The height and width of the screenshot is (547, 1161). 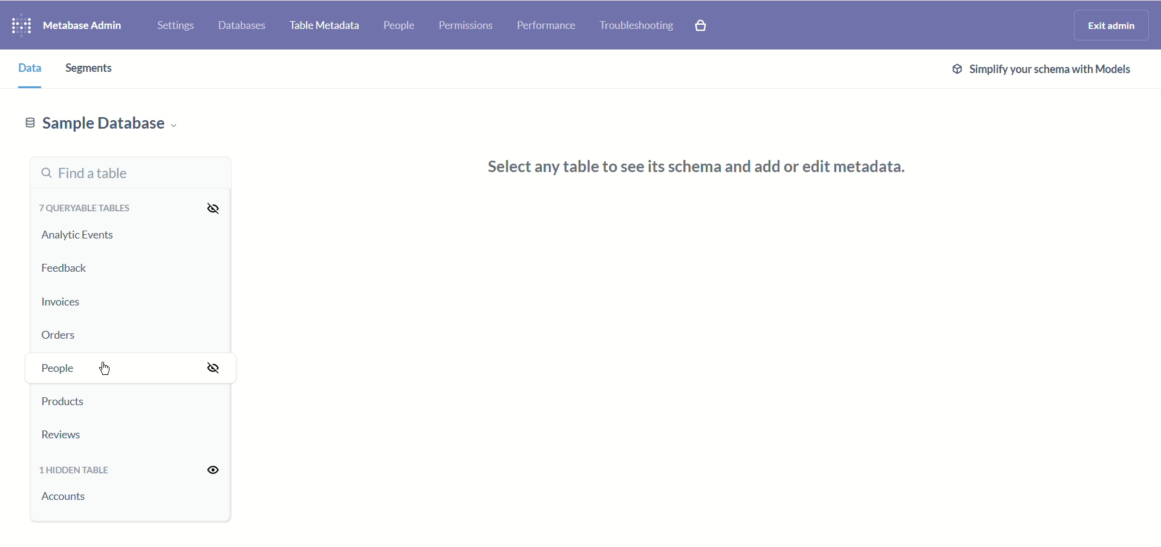 I want to click on Orders, so click(x=82, y=332).